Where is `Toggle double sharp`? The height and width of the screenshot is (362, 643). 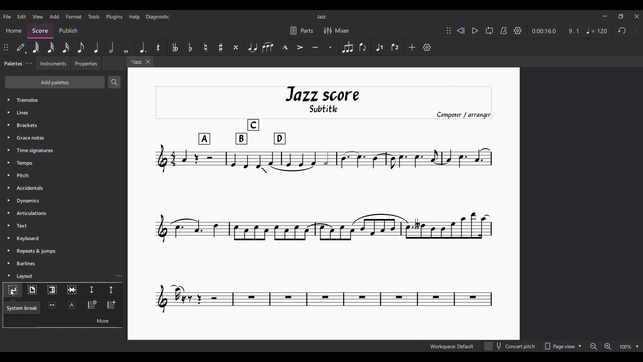 Toggle double sharp is located at coordinates (236, 47).